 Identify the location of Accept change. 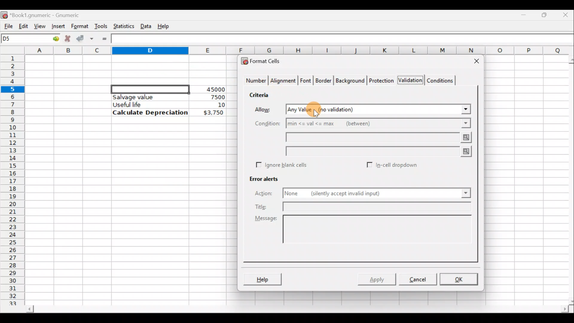
(85, 38).